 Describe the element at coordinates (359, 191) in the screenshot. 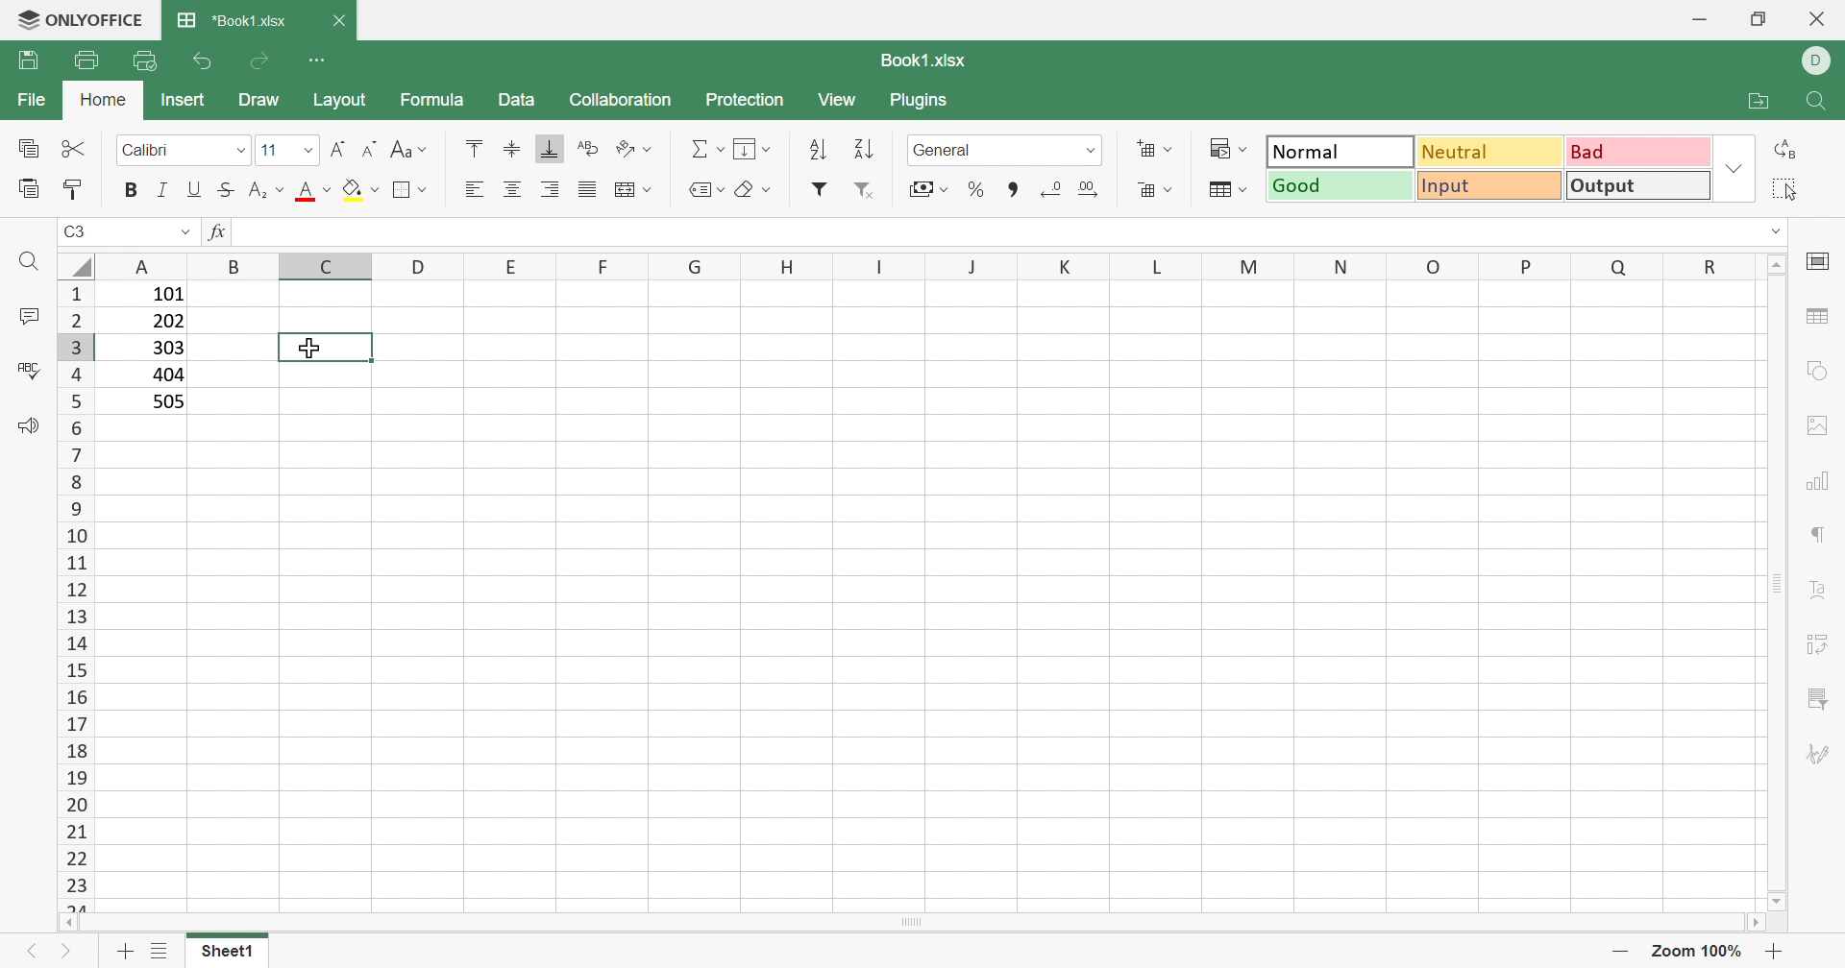

I see `Fill` at that location.